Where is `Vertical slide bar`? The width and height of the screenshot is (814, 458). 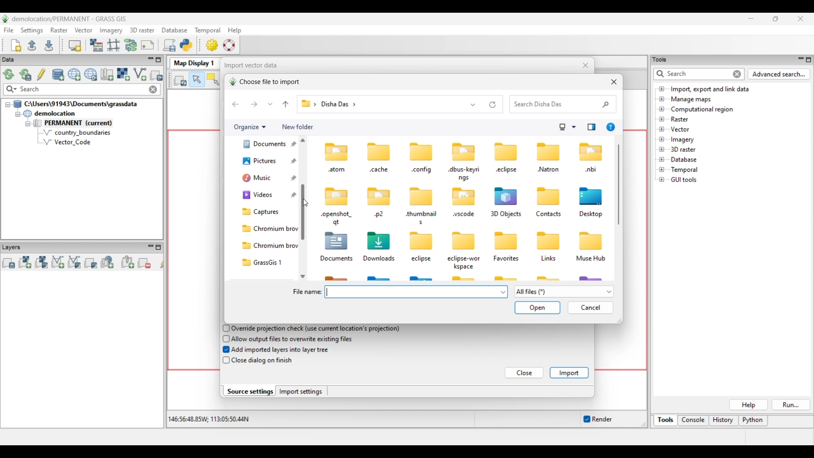 Vertical slide bar is located at coordinates (619, 184).